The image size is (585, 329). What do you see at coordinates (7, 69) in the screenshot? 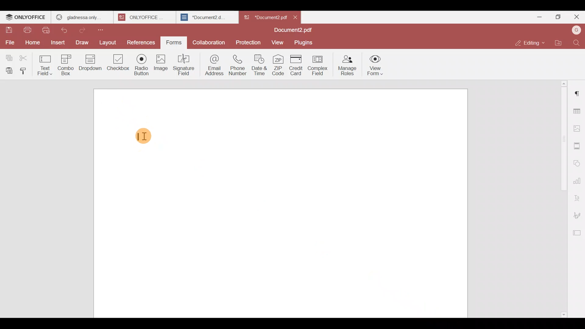
I see `Paste` at bounding box center [7, 69].